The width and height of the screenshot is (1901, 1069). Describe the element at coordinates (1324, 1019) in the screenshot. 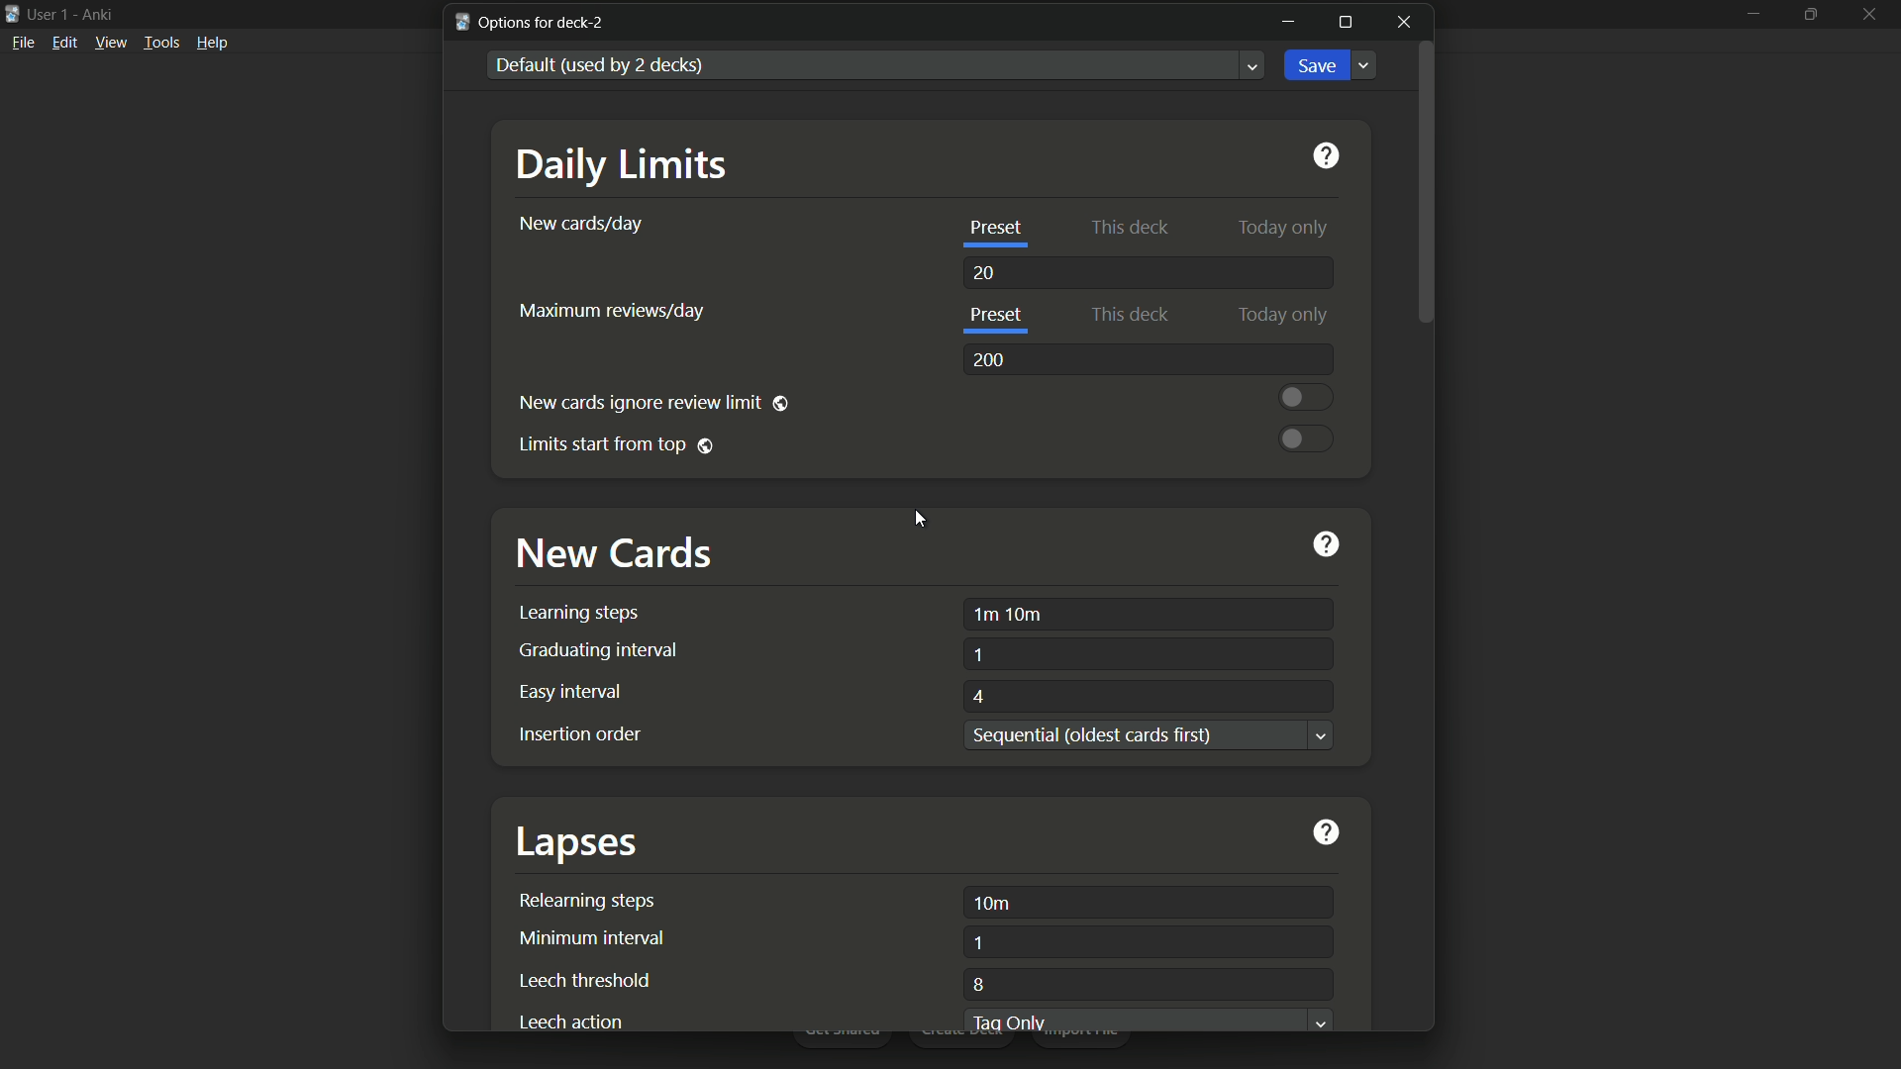

I see `Dropdown` at that location.